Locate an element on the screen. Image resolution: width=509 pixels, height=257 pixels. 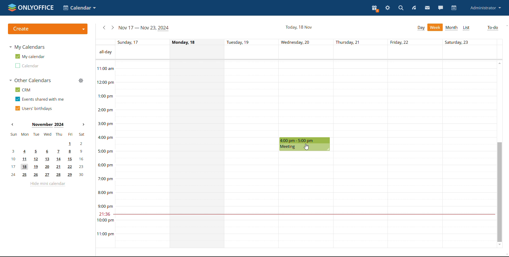
logo is located at coordinates (30, 7).